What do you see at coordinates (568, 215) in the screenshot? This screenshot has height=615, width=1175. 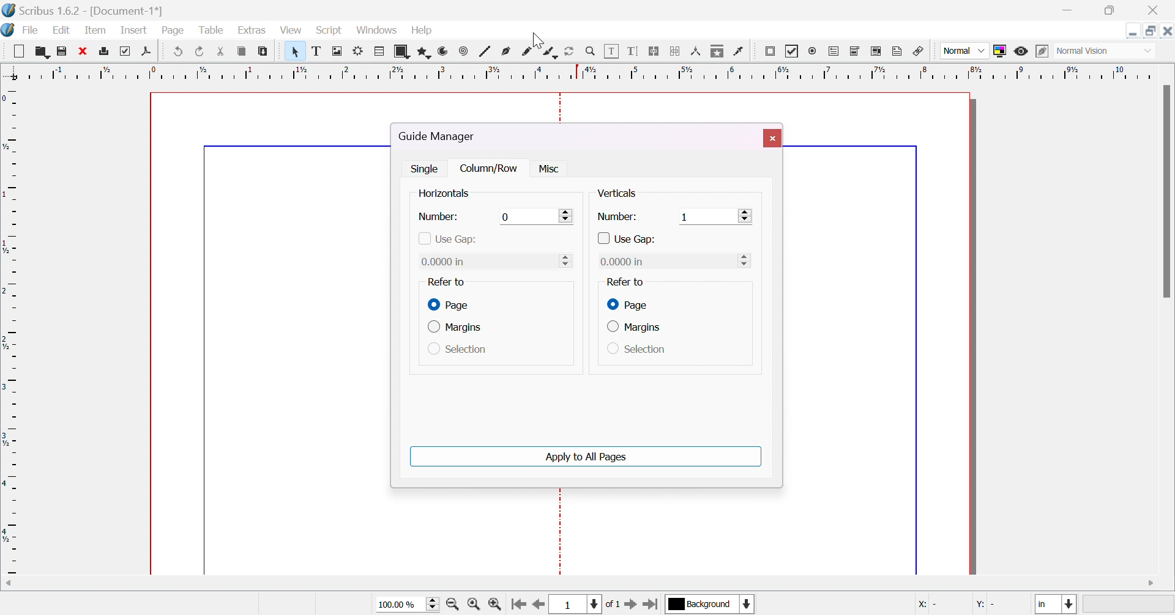 I see `slider` at bounding box center [568, 215].